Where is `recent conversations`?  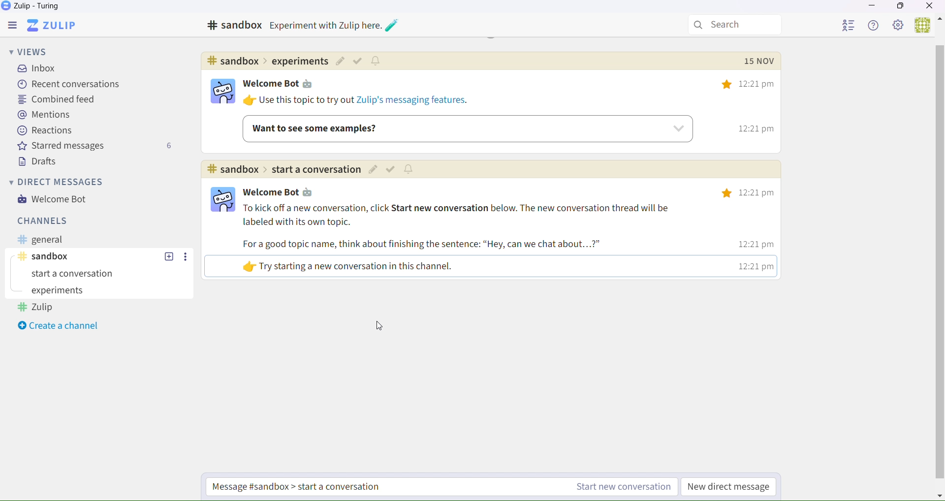
recent conversations is located at coordinates (69, 84).